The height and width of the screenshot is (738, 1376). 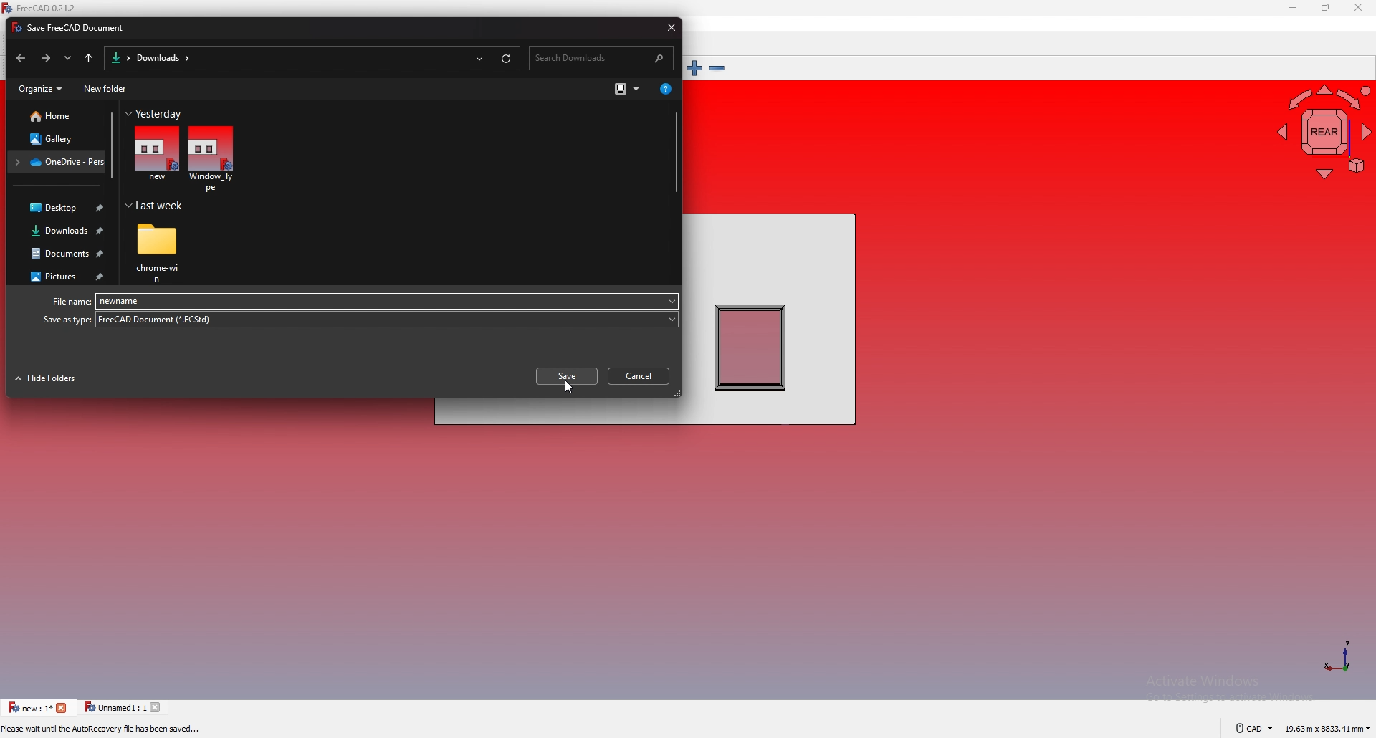 What do you see at coordinates (1324, 133) in the screenshot?
I see `navigating cube` at bounding box center [1324, 133].